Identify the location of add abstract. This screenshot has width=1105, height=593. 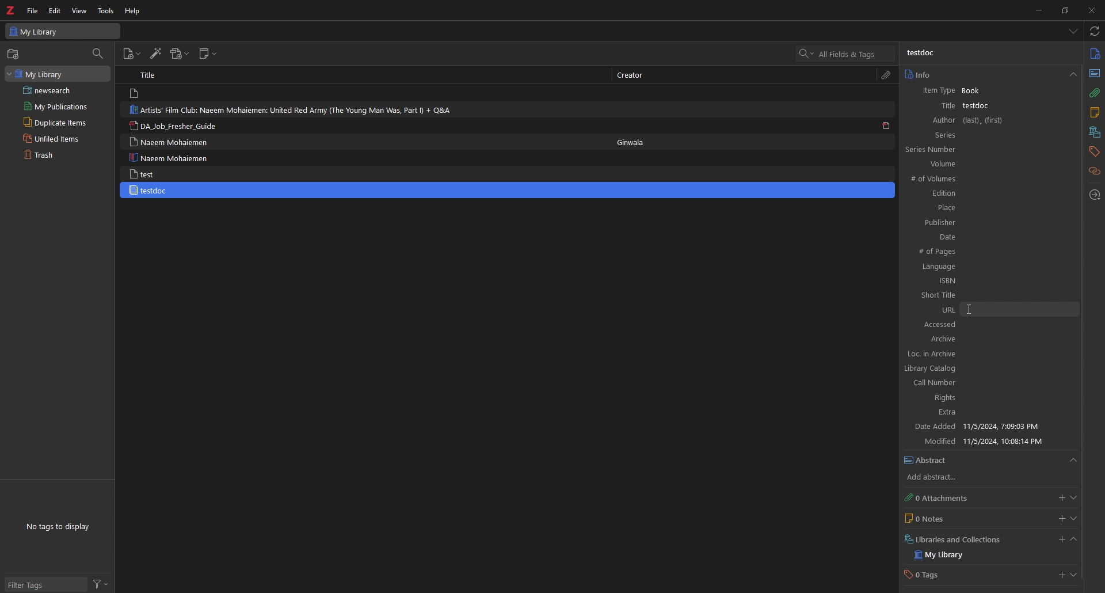
(940, 478).